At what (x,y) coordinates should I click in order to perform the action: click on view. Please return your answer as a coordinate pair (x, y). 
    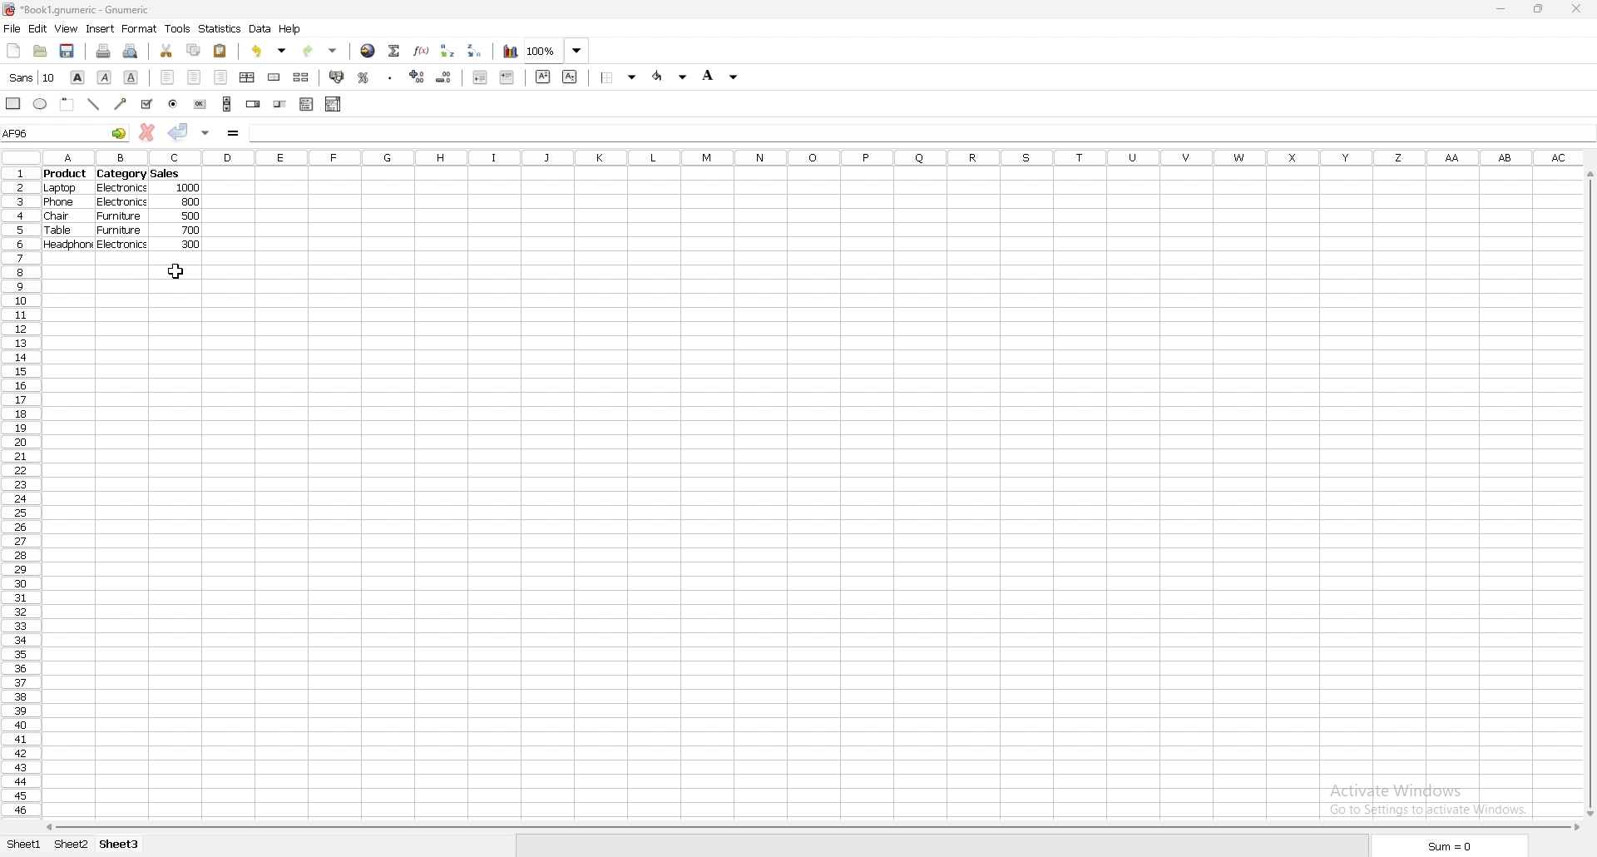
    Looking at the image, I should click on (66, 30).